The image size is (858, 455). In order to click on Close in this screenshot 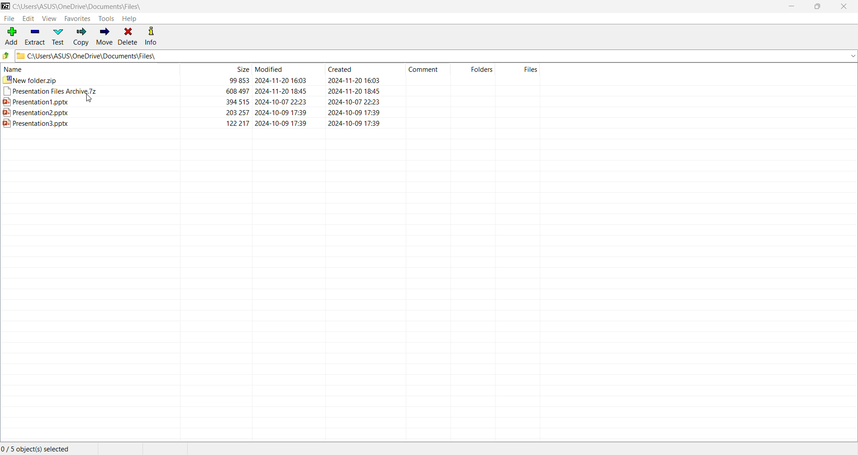, I will do `click(844, 7)`.